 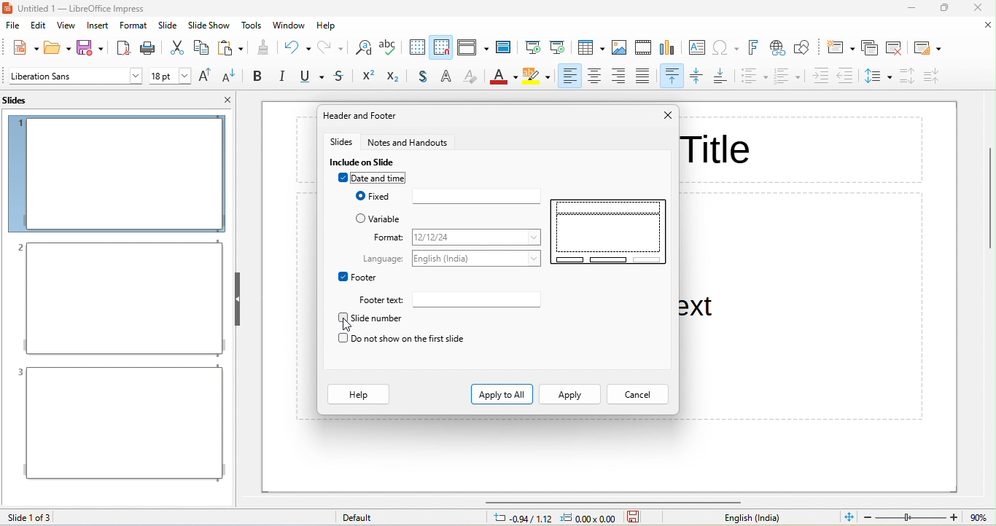 I want to click on help, so click(x=359, y=395).